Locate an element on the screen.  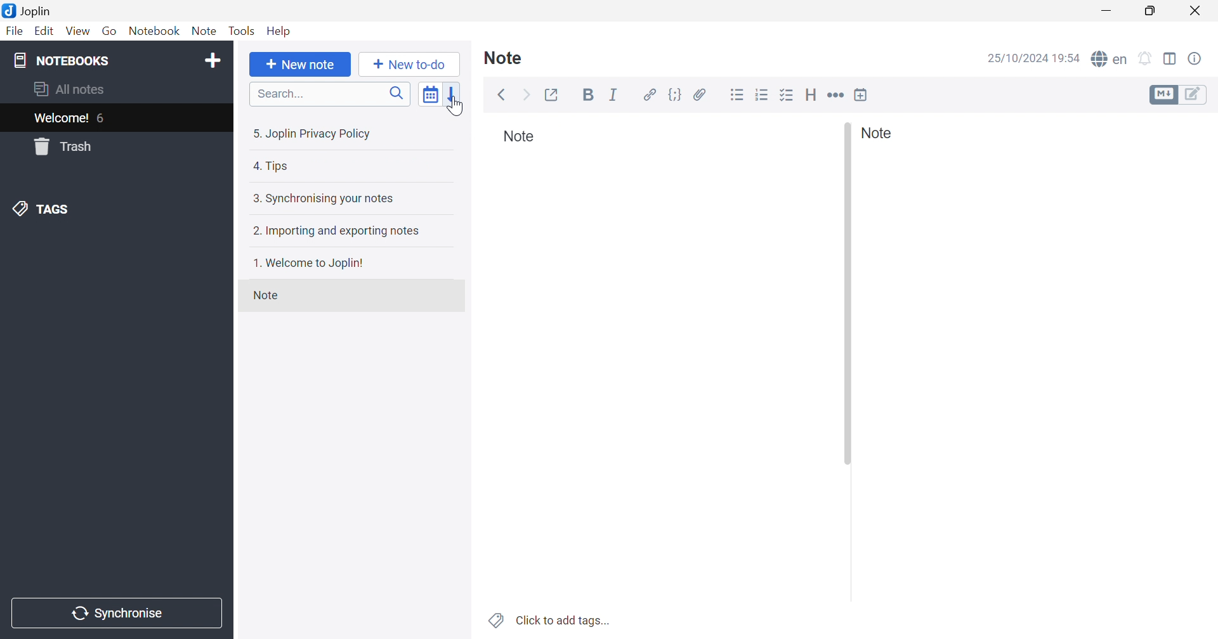
Note is located at coordinates (520, 138).